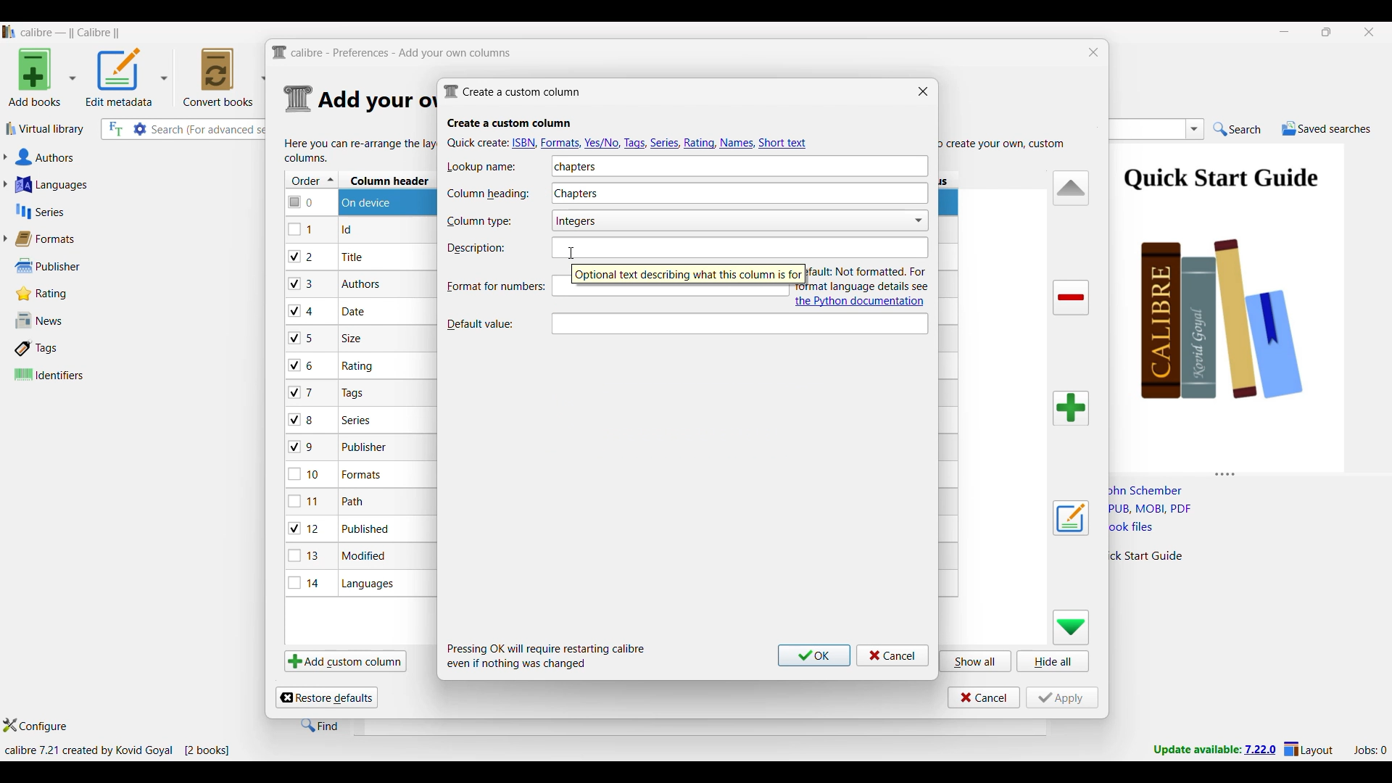 This screenshot has width=1392, height=783. Describe the element at coordinates (1072, 298) in the screenshot. I see `Delete column` at that location.